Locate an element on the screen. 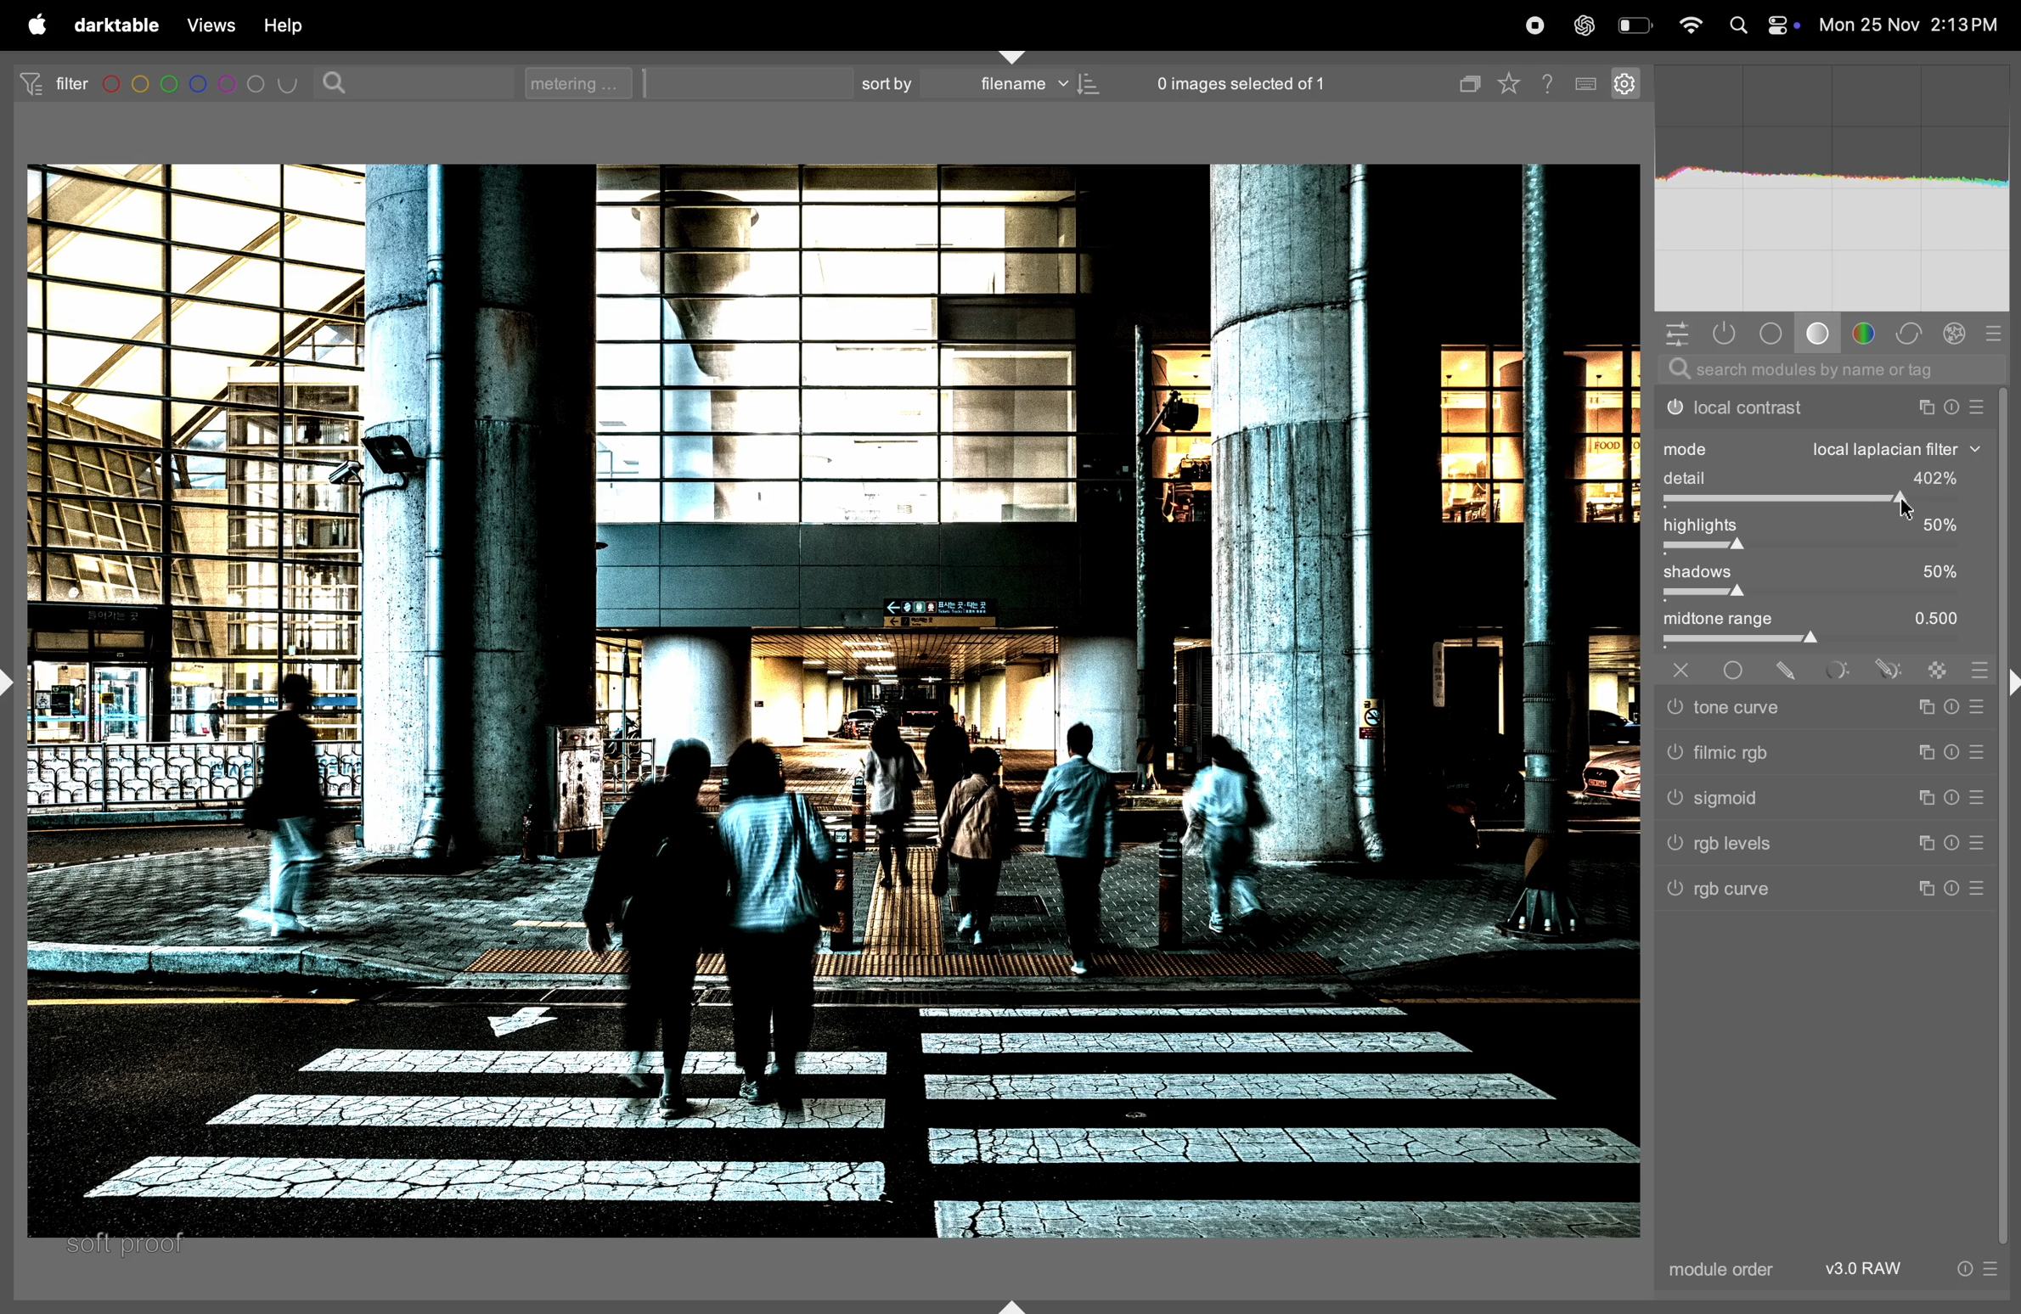 The width and height of the screenshot is (2021, 1314). sigmoid is located at coordinates (1810, 799).